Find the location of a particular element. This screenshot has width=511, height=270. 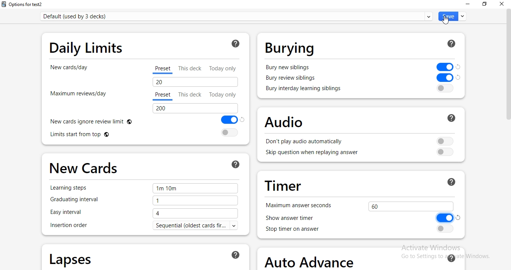

default (used by 3 decks) is located at coordinates (239, 15).